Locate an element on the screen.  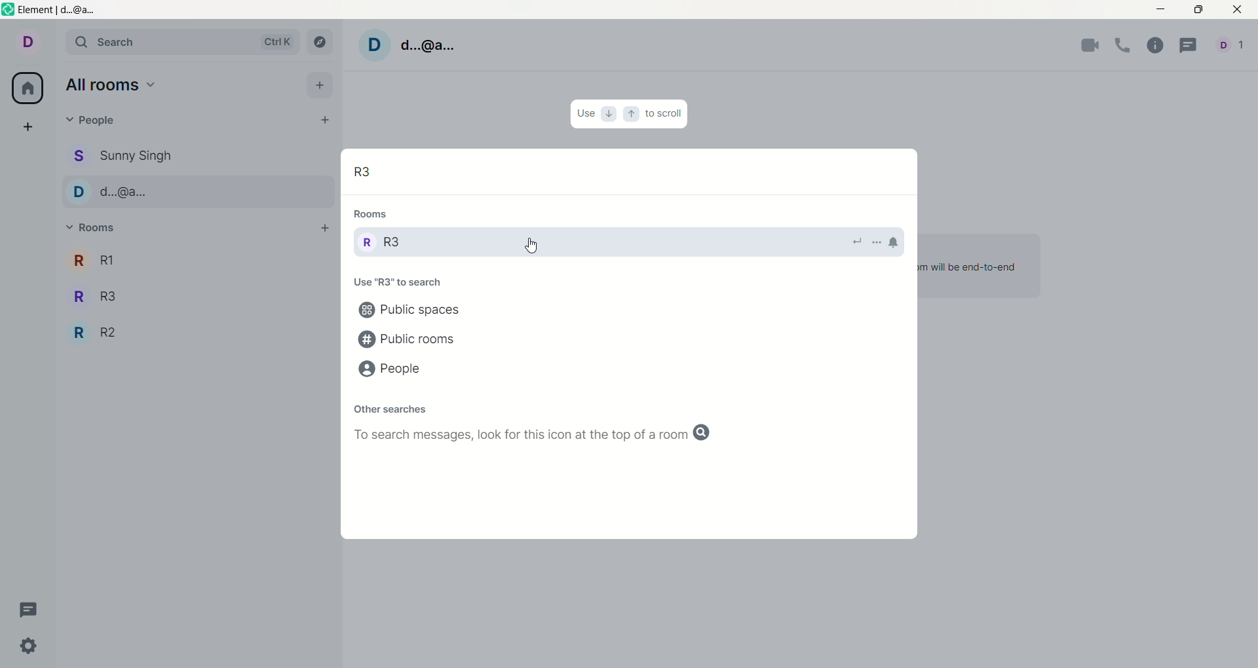
option is located at coordinates (875, 244).